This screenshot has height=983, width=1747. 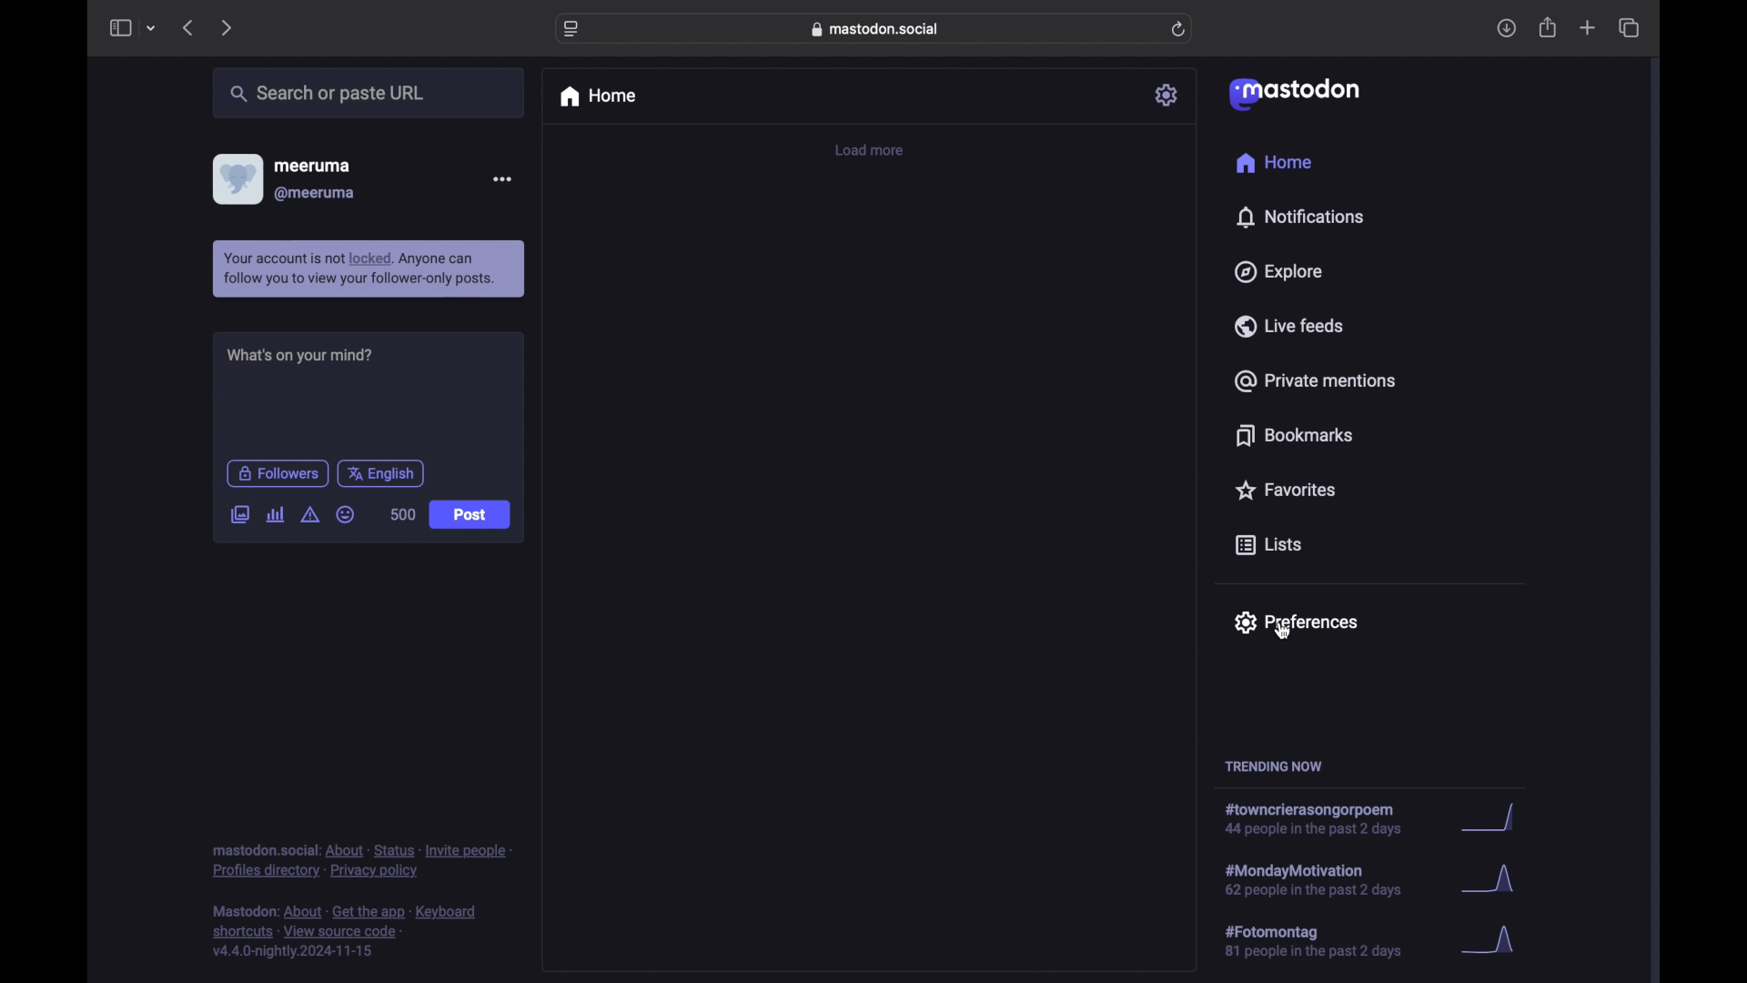 What do you see at coordinates (238, 515) in the screenshot?
I see `add image` at bounding box center [238, 515].